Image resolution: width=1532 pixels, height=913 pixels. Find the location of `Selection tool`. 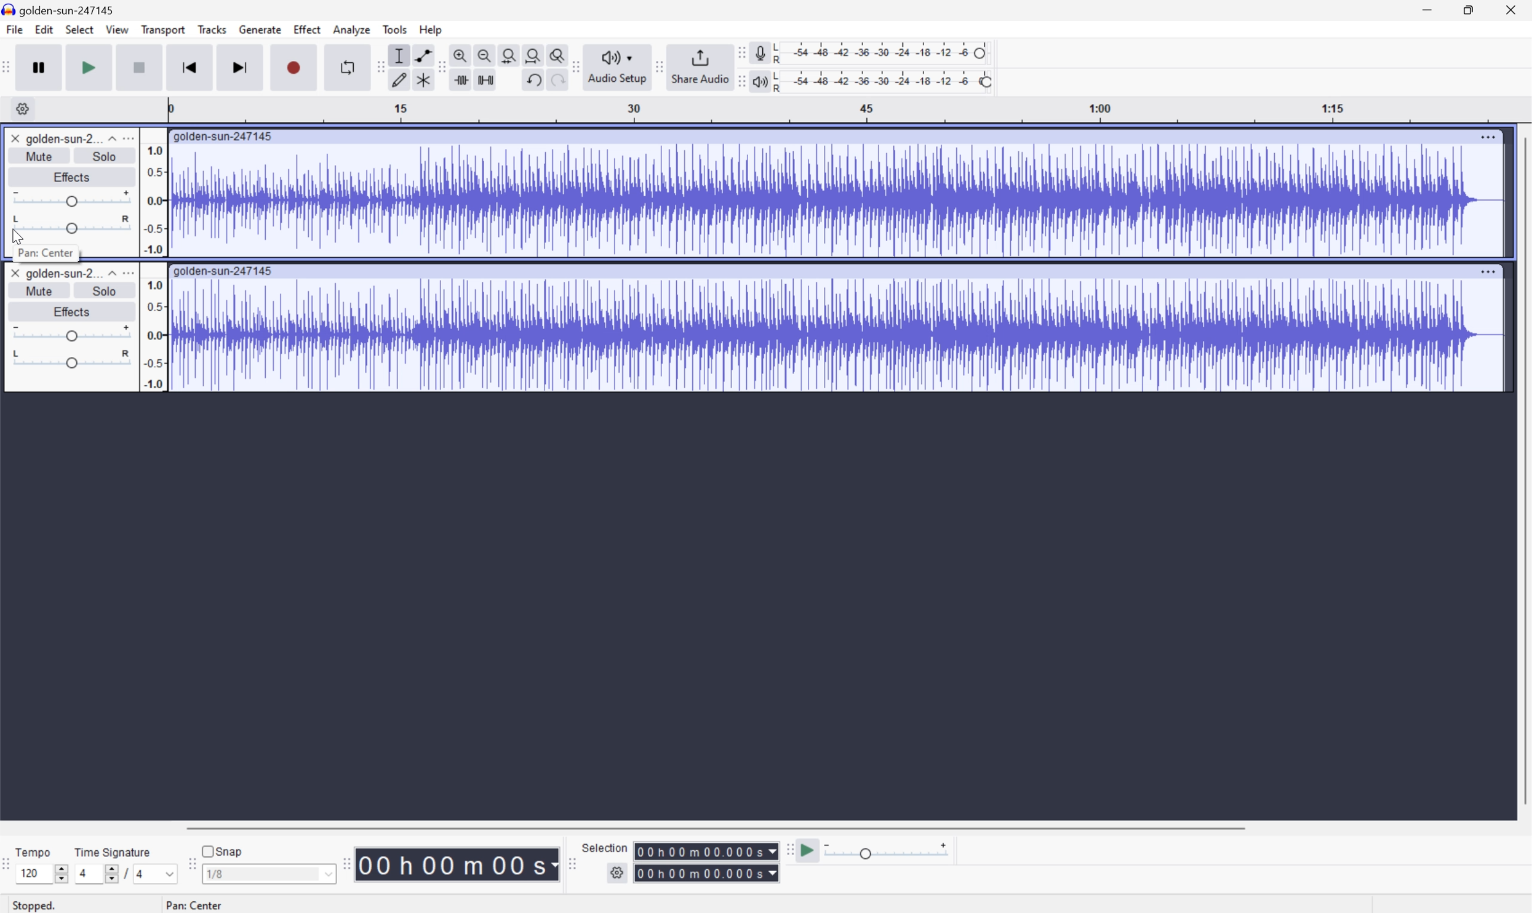

Selection tool is located at coordinates (401, 55).